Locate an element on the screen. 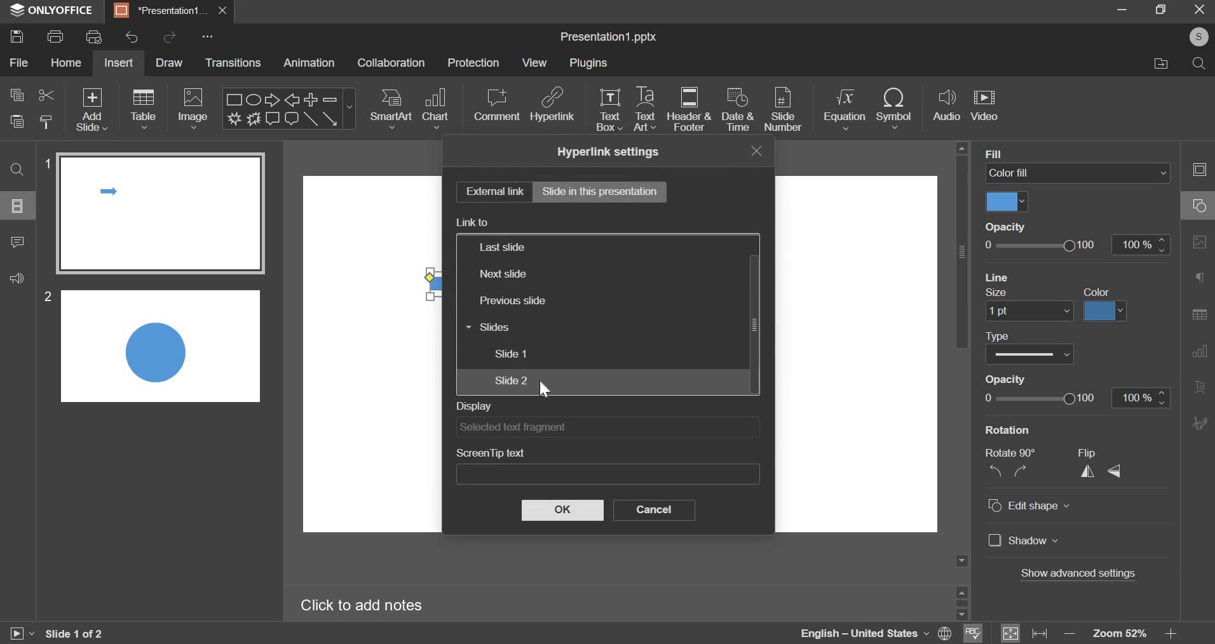 The image size is (1215, 644). header & footer is located at coordinates (689, 108).